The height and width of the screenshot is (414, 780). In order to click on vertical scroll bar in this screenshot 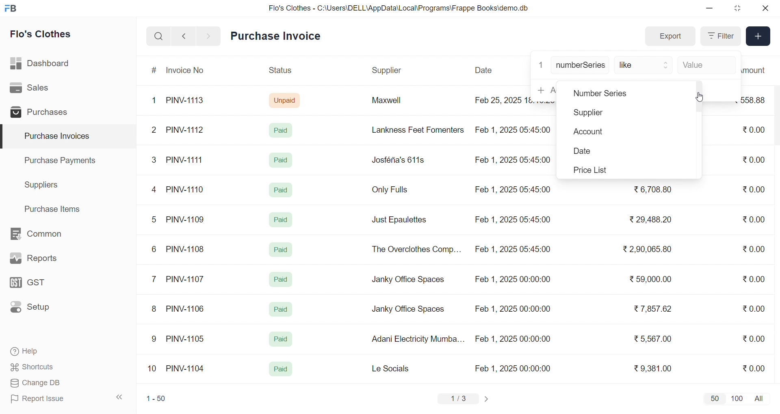, I will do `click(699, 97)`.